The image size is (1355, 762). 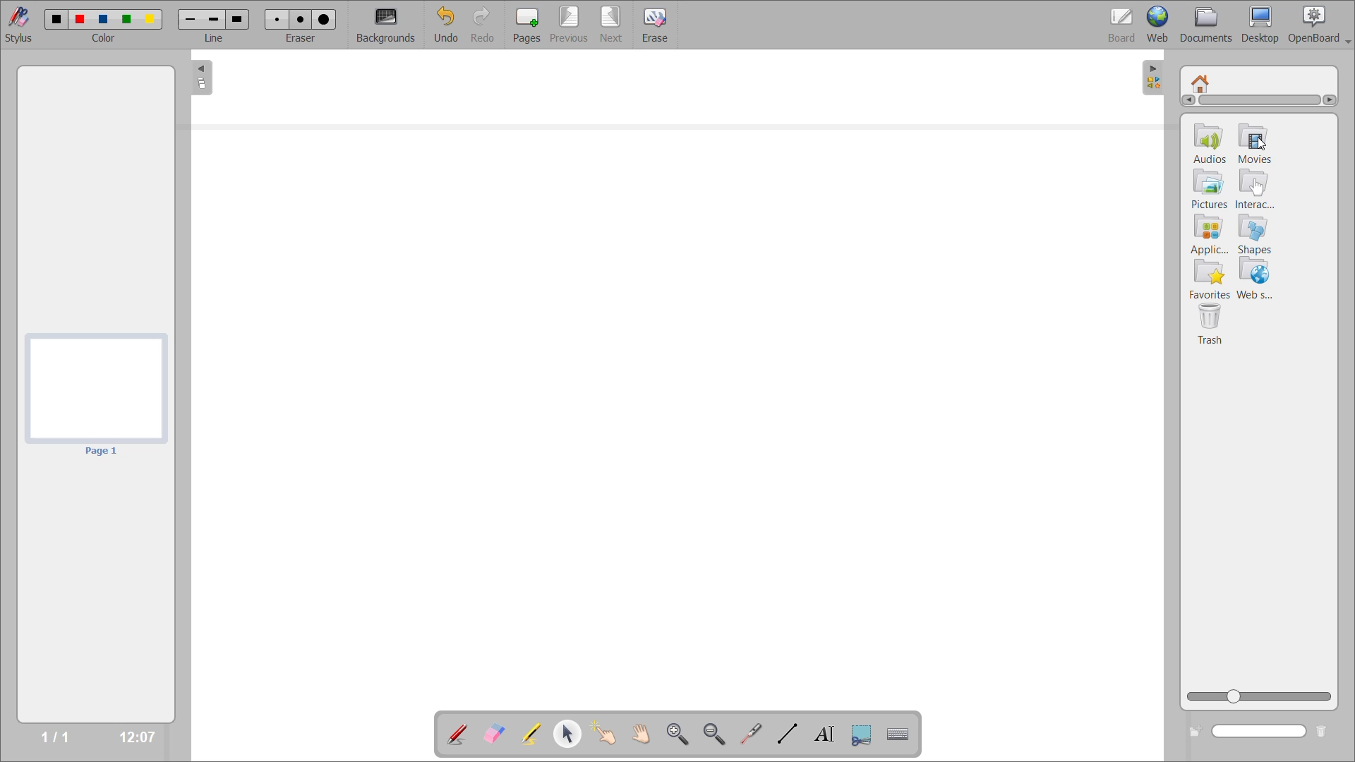 I want to click on write text, so click(x=825, y=735).